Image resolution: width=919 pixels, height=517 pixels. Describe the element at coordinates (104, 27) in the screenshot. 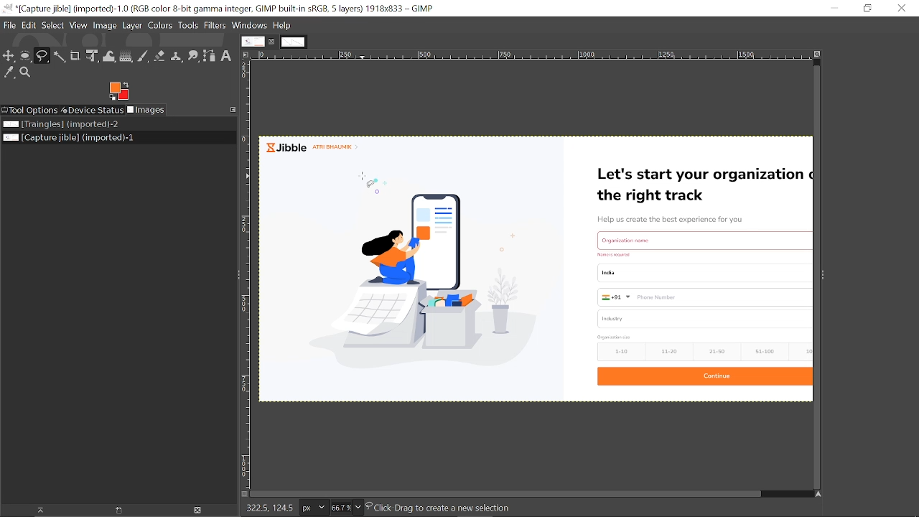

I see `Image` at that location.